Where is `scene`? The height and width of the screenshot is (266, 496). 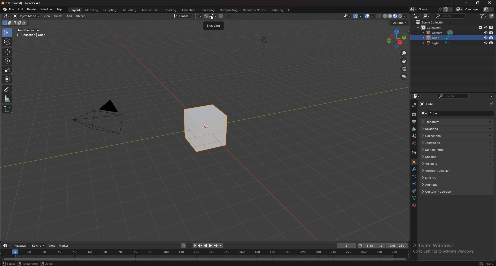 scene is located at coordinates (430, 9).